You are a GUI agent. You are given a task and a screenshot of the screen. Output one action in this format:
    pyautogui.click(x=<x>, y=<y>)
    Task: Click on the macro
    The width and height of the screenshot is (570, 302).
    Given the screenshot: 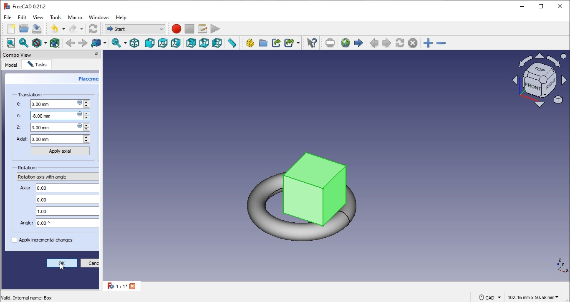 What is the action you would take?
    pyautogui.click(x=76, y=18)
    